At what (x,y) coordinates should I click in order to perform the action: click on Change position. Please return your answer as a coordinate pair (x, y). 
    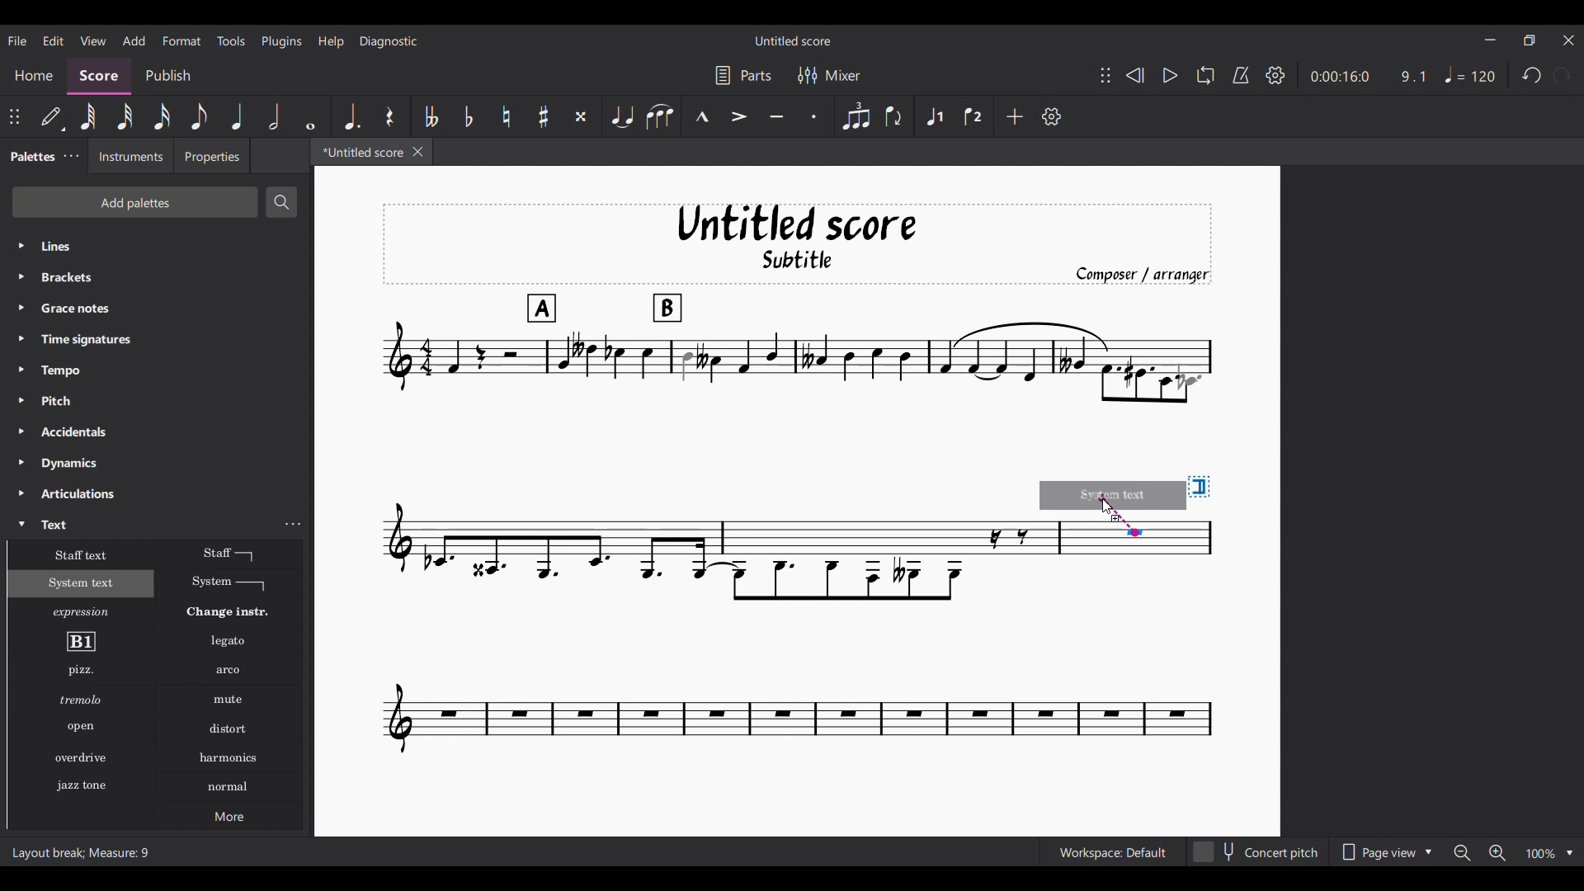
    Looking at the image, I should click on (14, 116).